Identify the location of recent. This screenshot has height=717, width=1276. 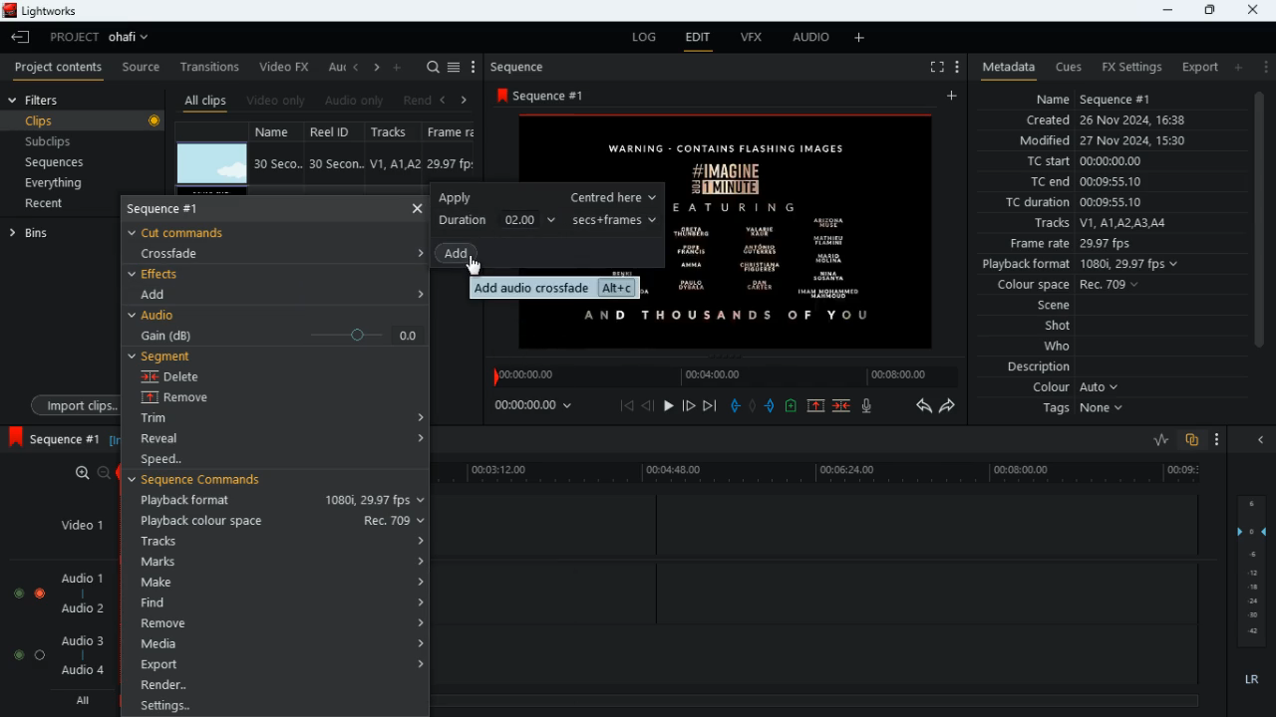
(61, 205).